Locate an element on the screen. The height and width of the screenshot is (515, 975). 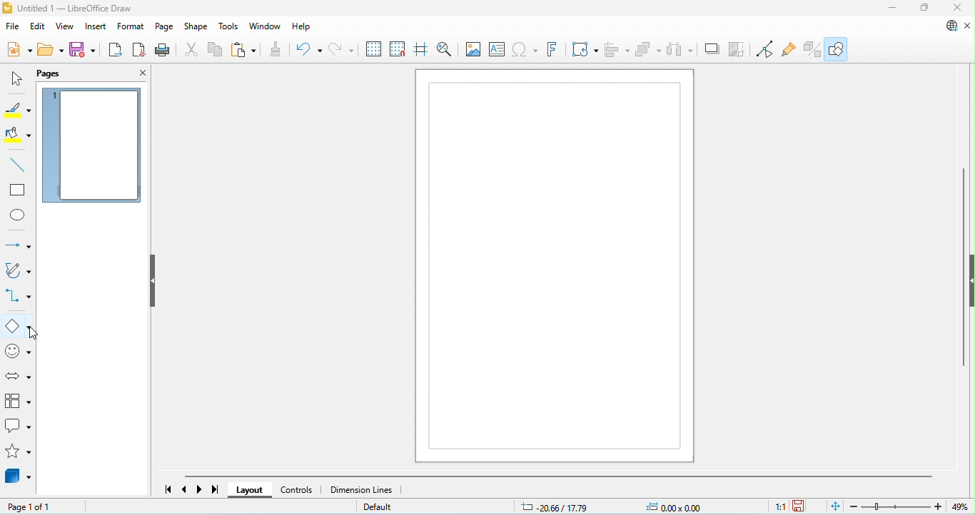
insert line is located at coordinates (17, 166).